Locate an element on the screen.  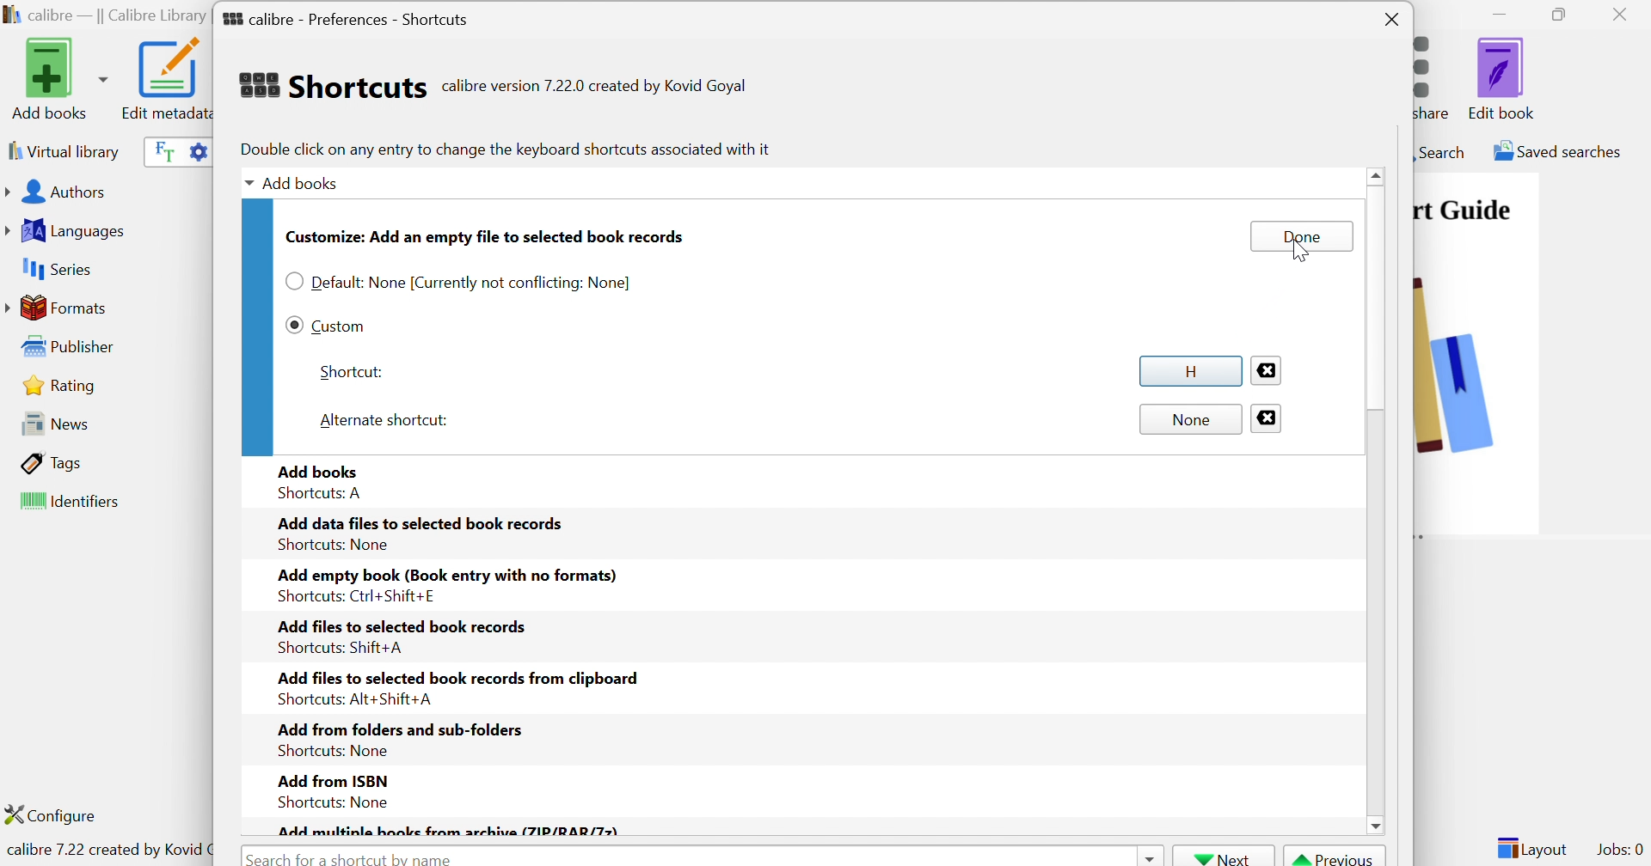
Alternate shortcut is located at coordinates (386, 418).